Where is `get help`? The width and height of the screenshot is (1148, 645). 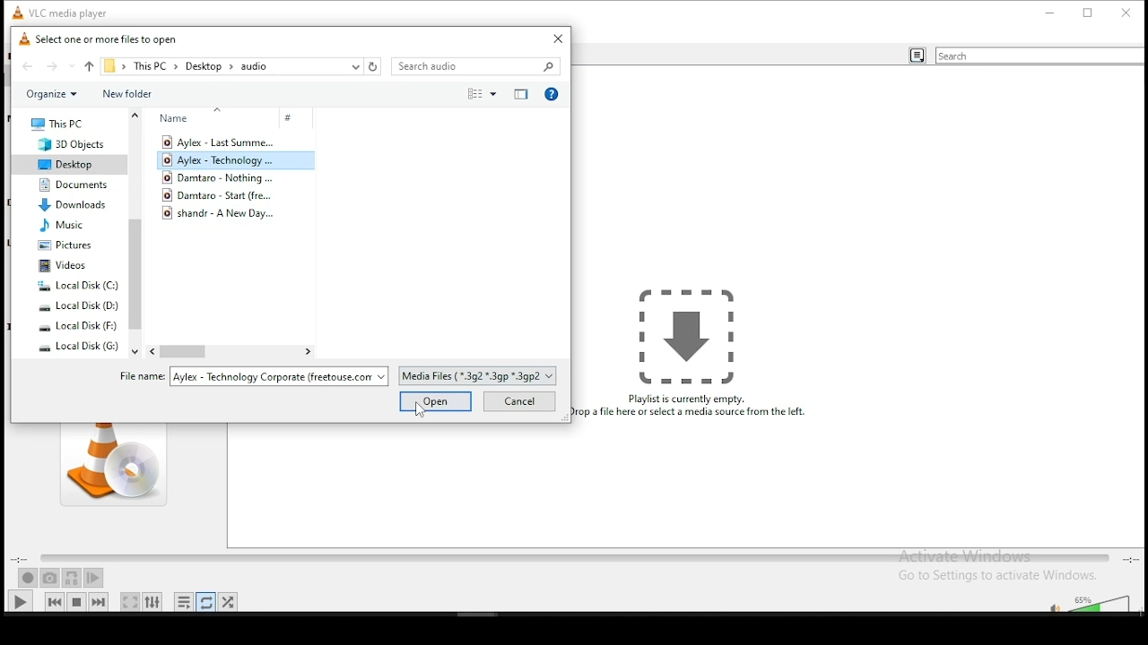
get help is located at coordinates (552, 93).